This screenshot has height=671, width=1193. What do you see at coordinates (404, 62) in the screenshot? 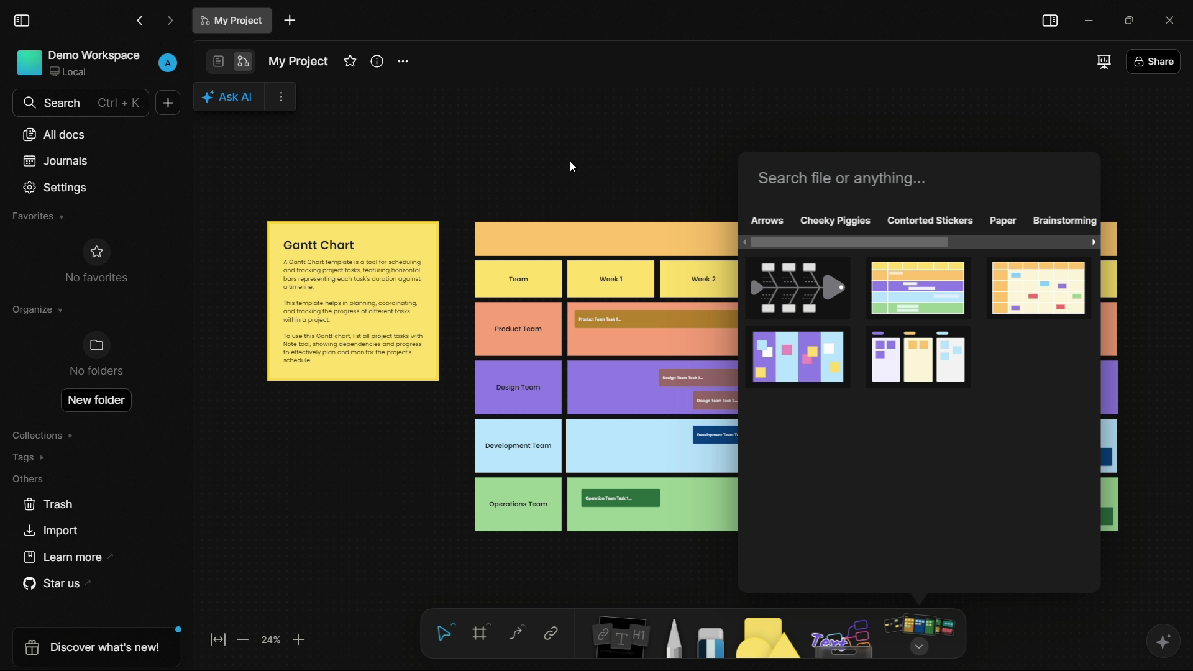
I see `project settings` at bounding box center [404, 62].